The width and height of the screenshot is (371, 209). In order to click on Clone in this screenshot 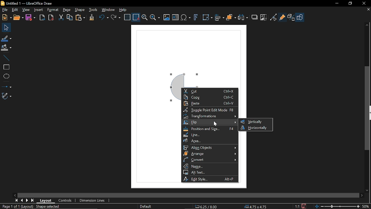, I will do `click(92, 18)`.